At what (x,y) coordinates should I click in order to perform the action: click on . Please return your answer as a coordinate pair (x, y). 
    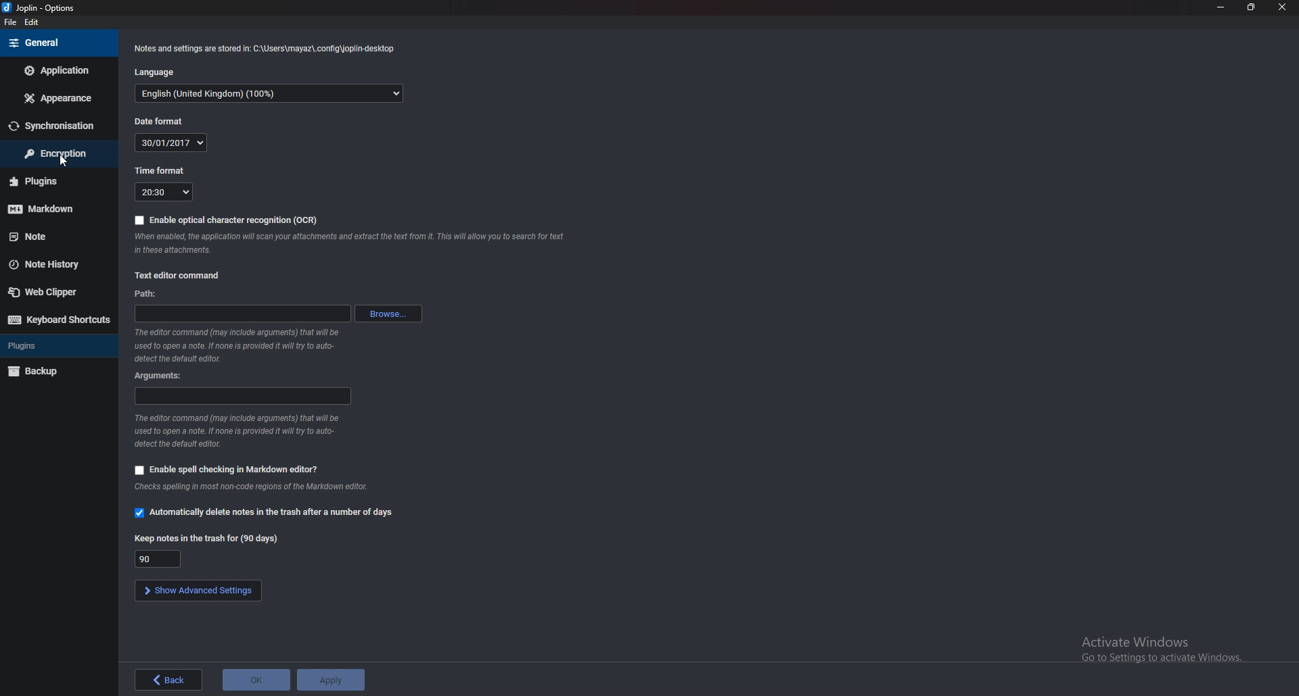
    Looking at the image, I should click on (241, 347).